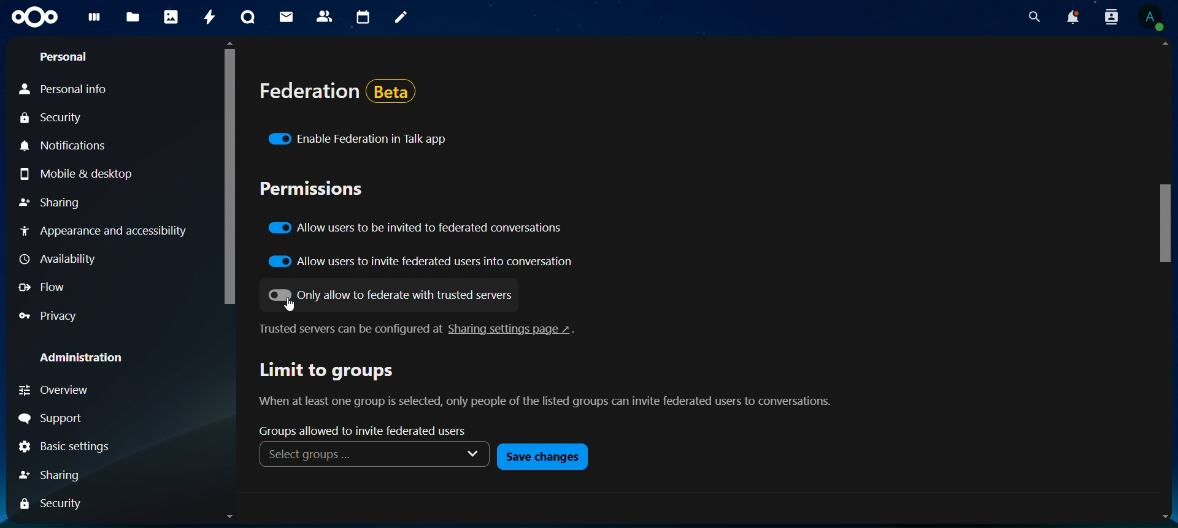 The width and height of the screenshot is (1178, 528). Describe the element at coordinates (542, 456) in the screenshot. I see `save changes` at that location.